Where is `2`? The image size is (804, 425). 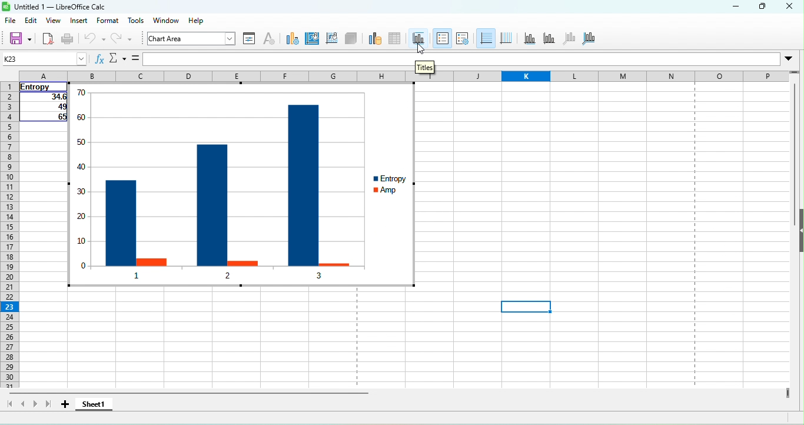 2 is located at coordinates (224, 278).